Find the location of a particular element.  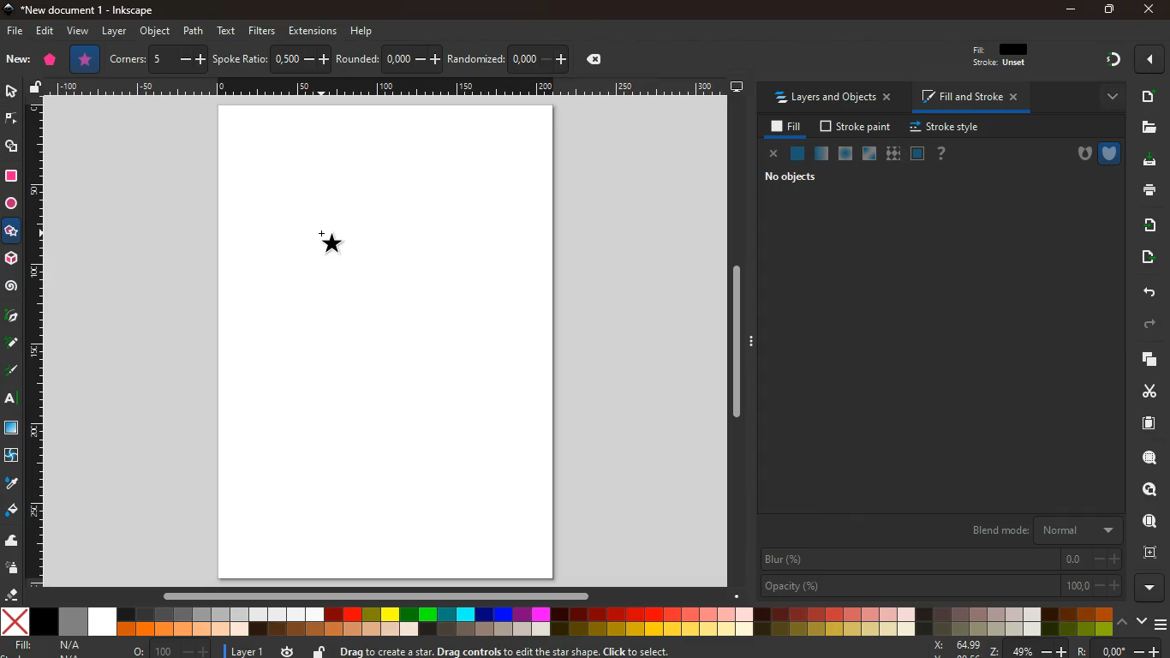

more is located at coordinates (1148, 61).